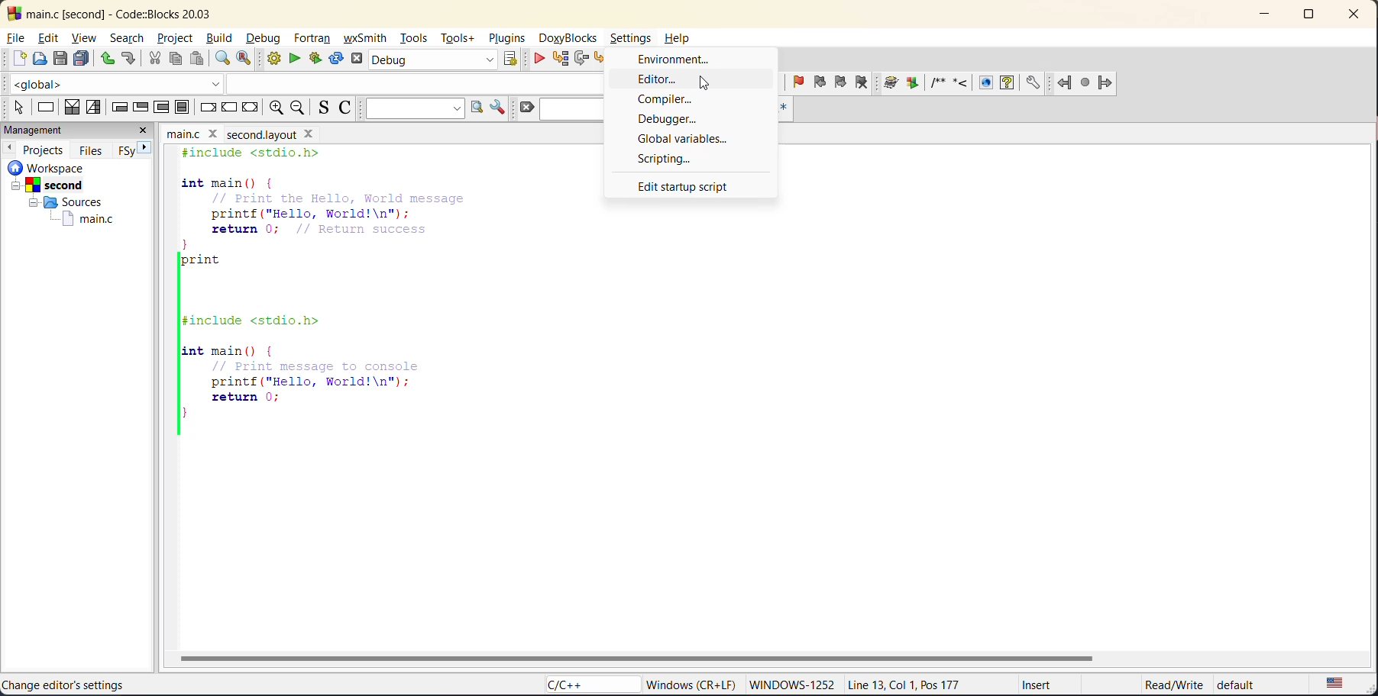 The width and height of the screenshot is (1378, 696). What do you see at coordinates (535, 58) in the screenshot?
I see `debug` at bounding box center [535, 58].